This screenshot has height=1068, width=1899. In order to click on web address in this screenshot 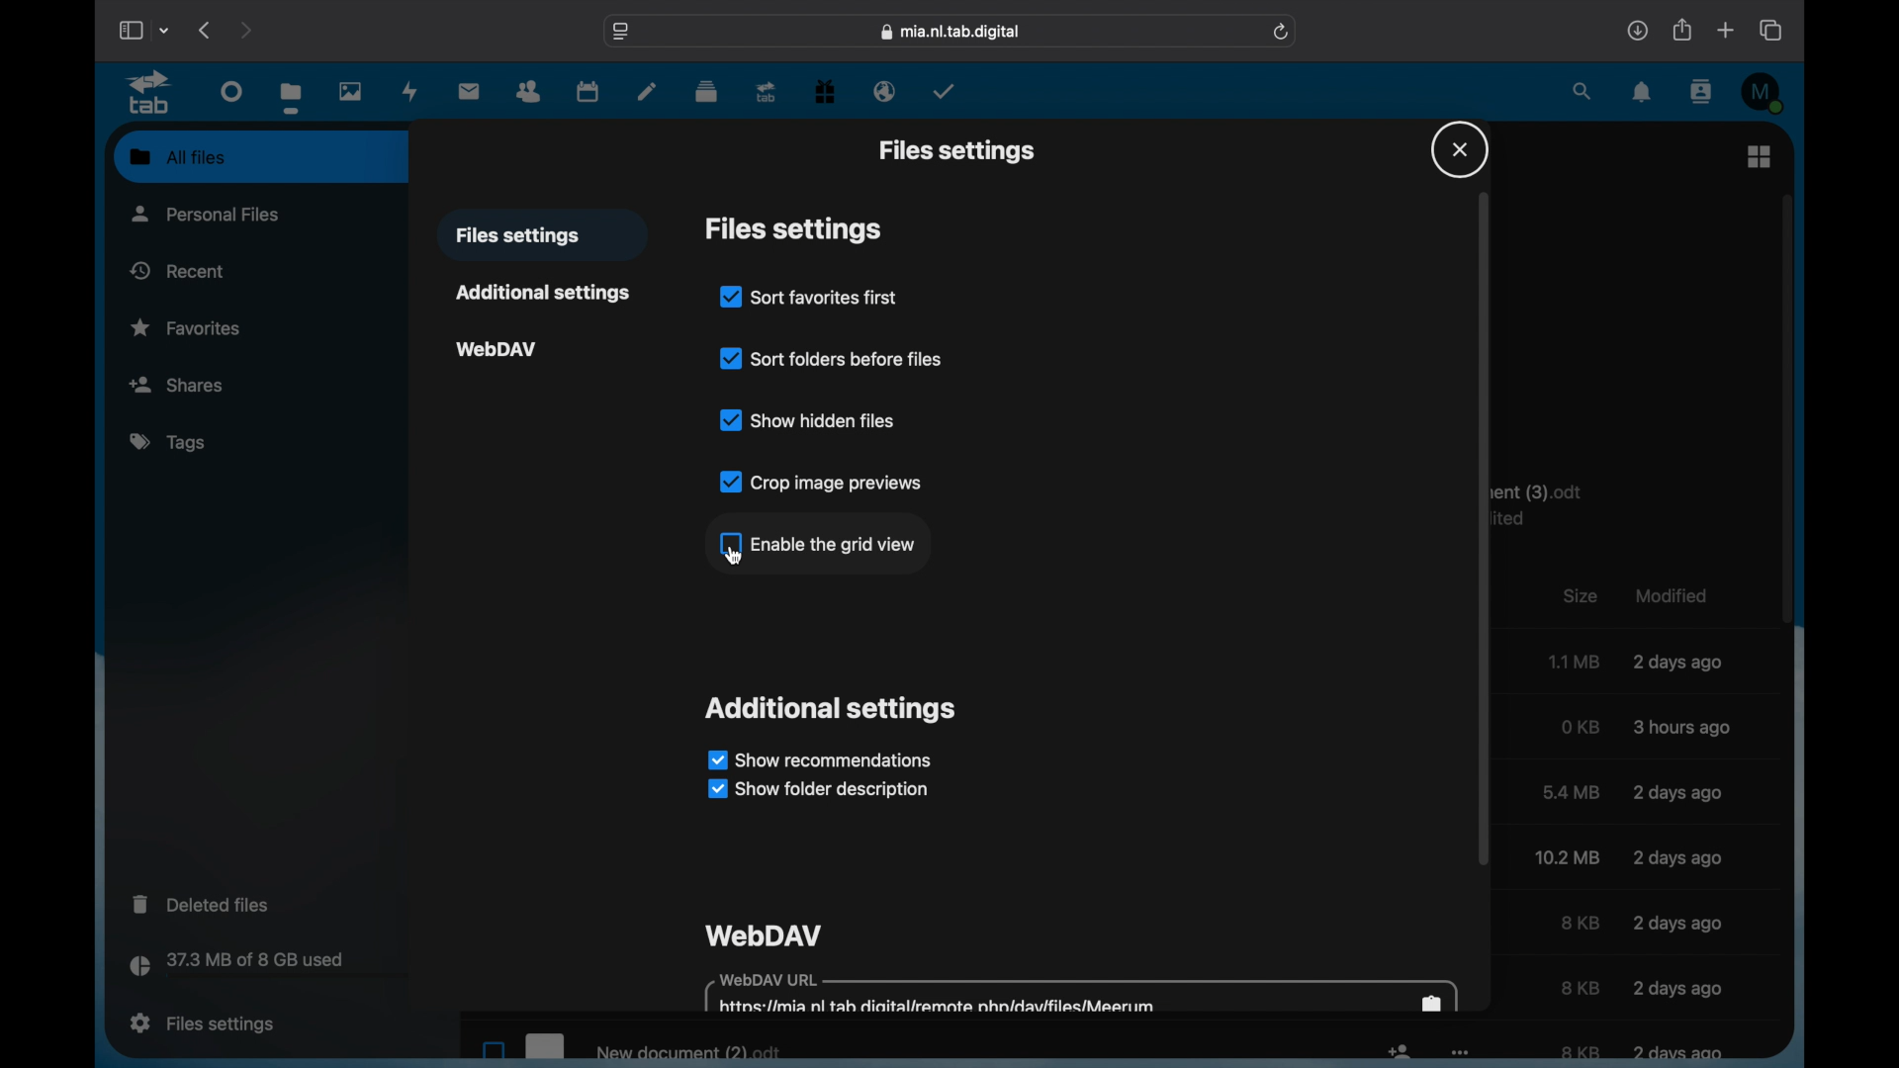, I will do `click(950, 32)`.